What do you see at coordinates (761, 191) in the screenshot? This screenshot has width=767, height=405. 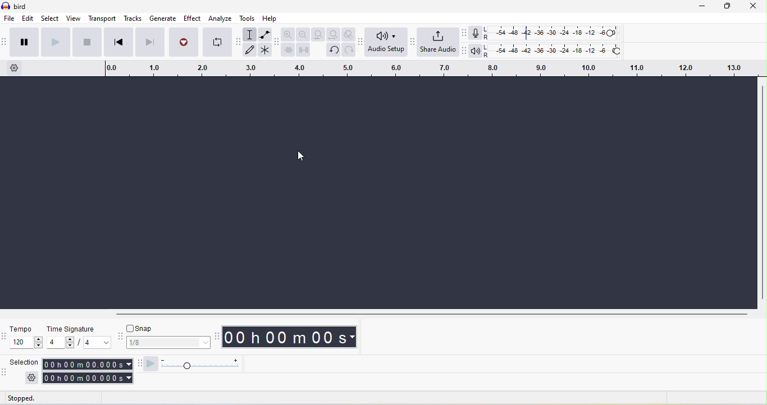 I see `vertical scroll bar` at bounding box center [761, 191].